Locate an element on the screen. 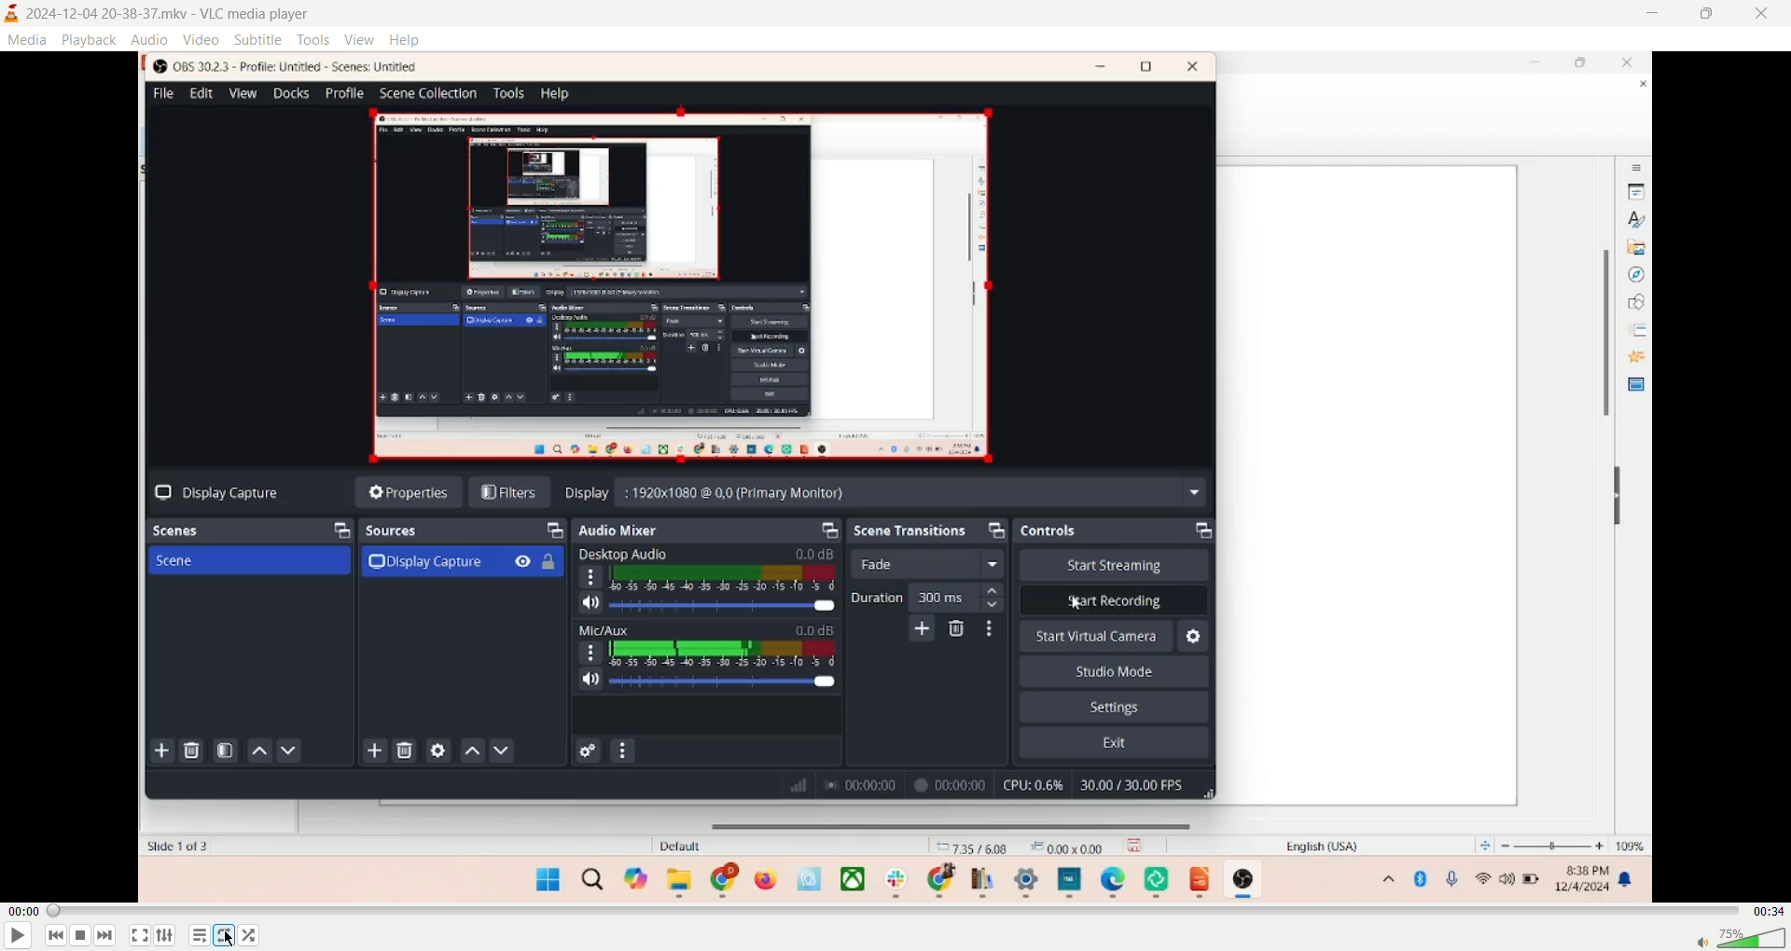 The image size is (1791, 951). logo is located at coordinates (11, 14).